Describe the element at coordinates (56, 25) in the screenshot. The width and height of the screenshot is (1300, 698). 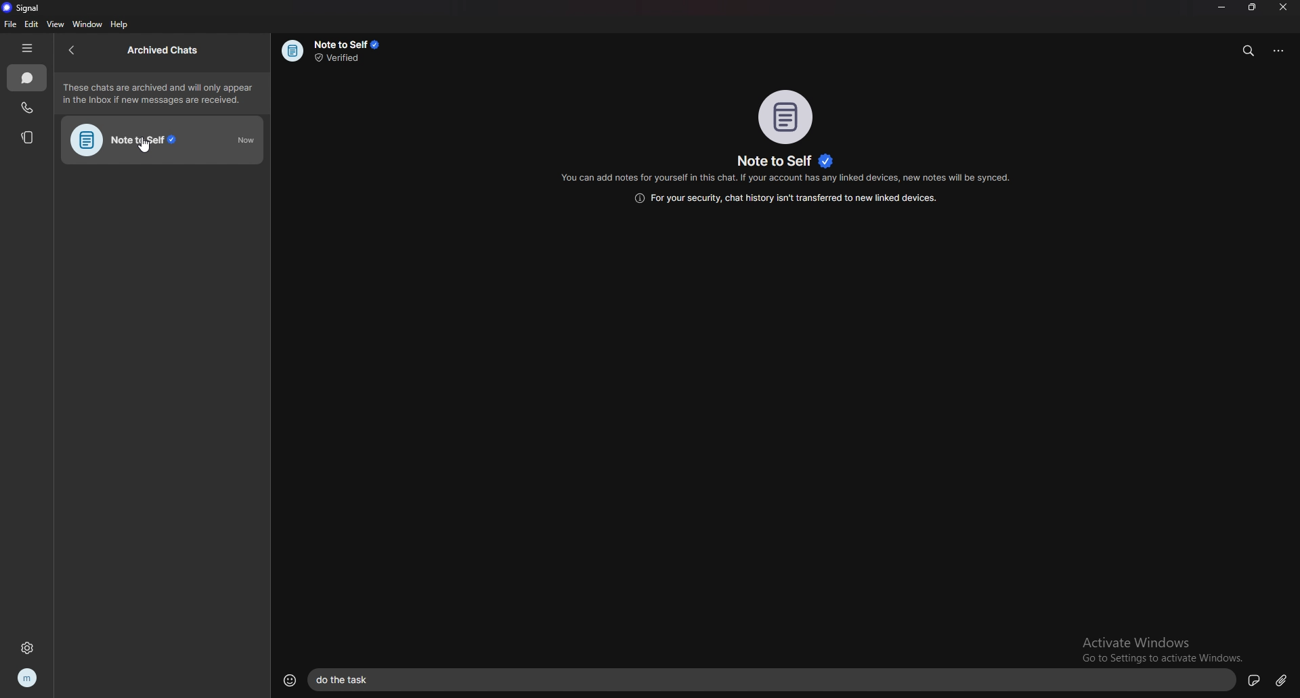
I see `view` at that location.